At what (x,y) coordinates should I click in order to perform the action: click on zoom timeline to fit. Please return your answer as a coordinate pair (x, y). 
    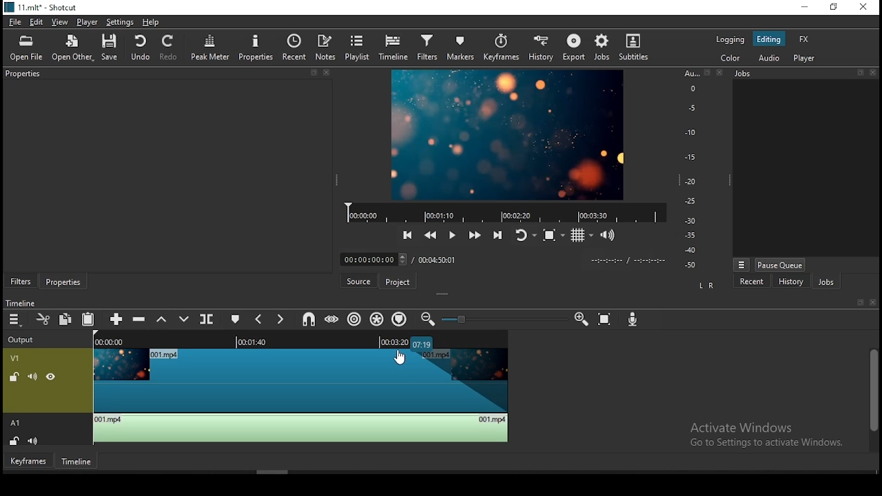
    Looking at the image, I should click on (605, 320).